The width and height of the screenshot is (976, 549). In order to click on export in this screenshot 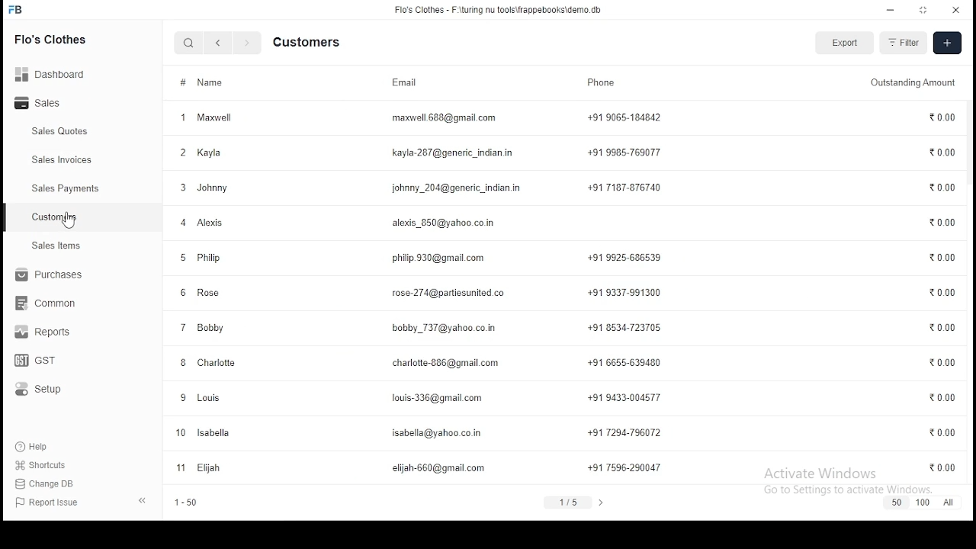, I will do `click(846, 43)`.